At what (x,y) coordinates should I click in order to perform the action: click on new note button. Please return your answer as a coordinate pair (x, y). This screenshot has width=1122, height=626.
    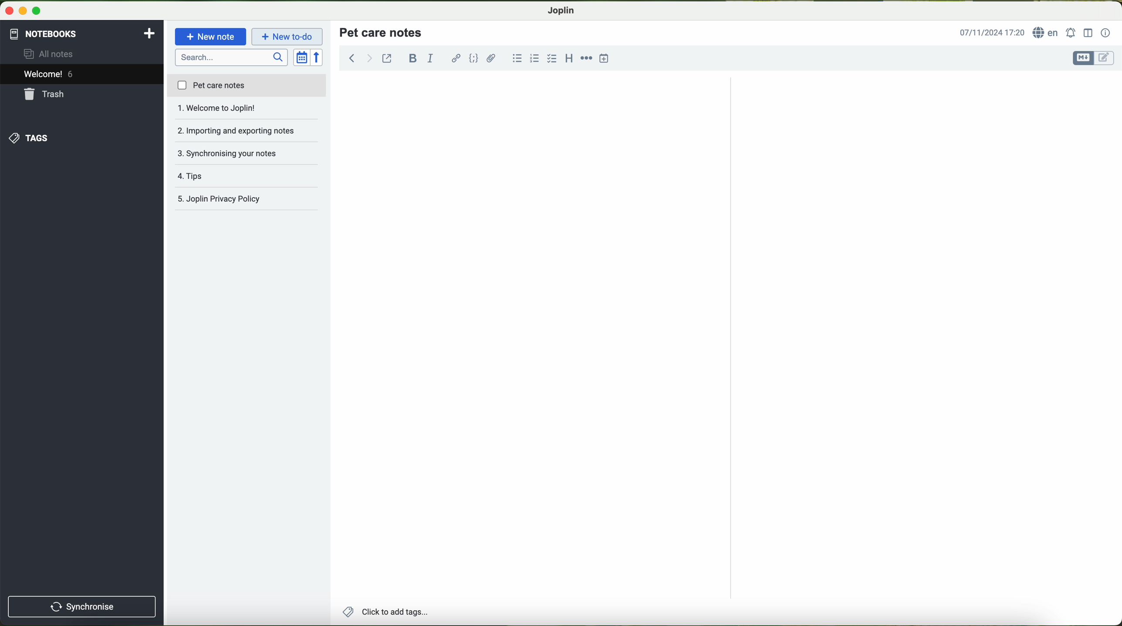
    Looking at the image, I should click on (211, 37).